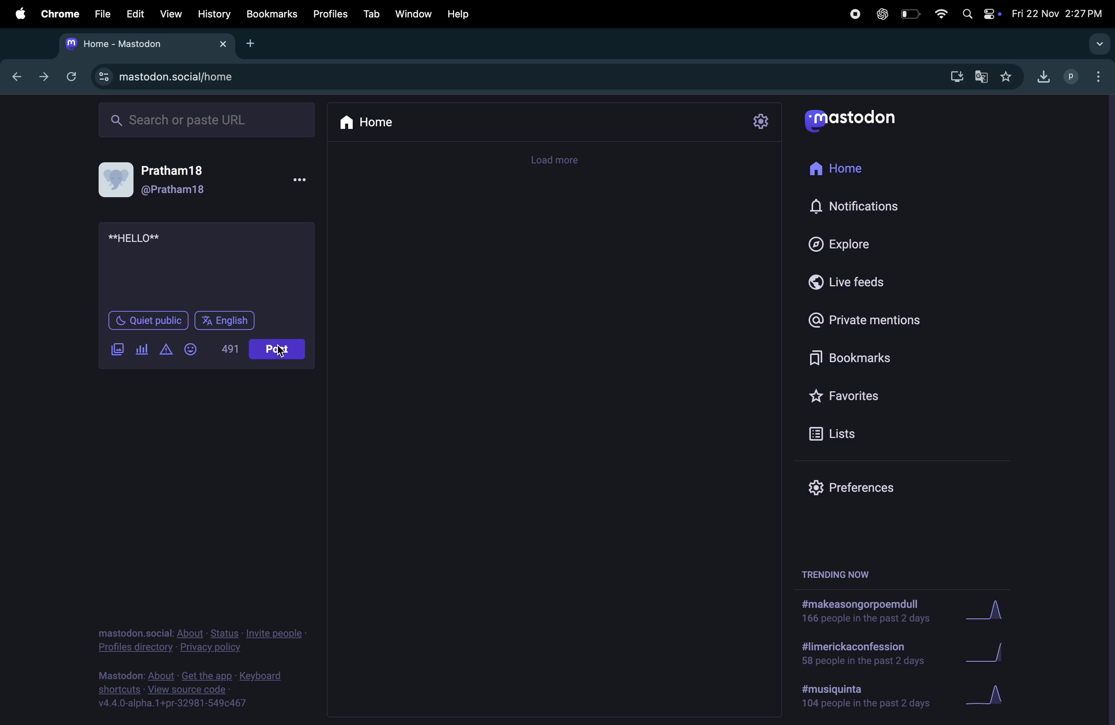  I want to click on pool, so click(144, 348).